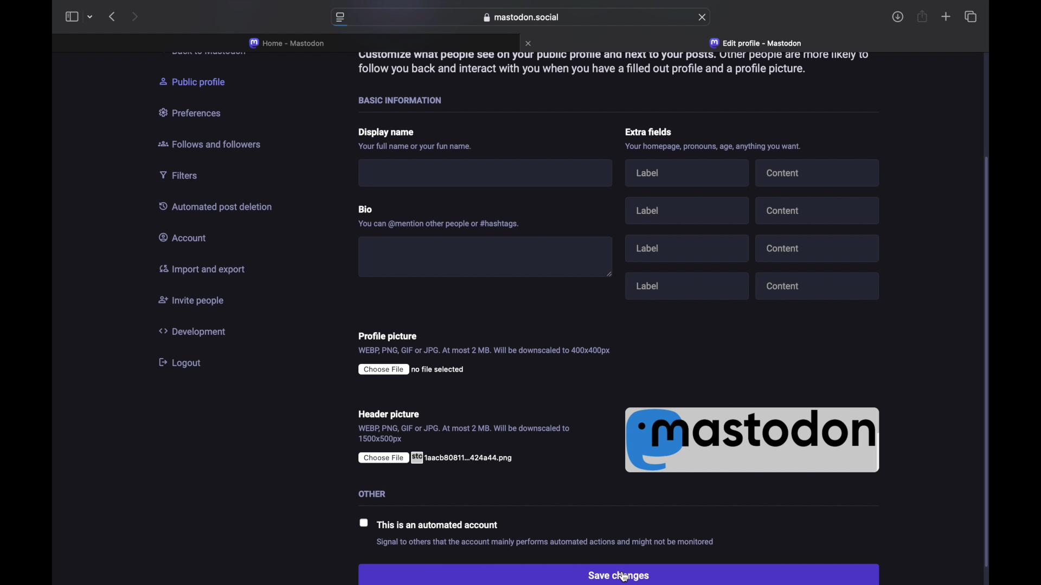  Describe the element at coordinates (134, 16) in the screenshot. I see `next` at that location.